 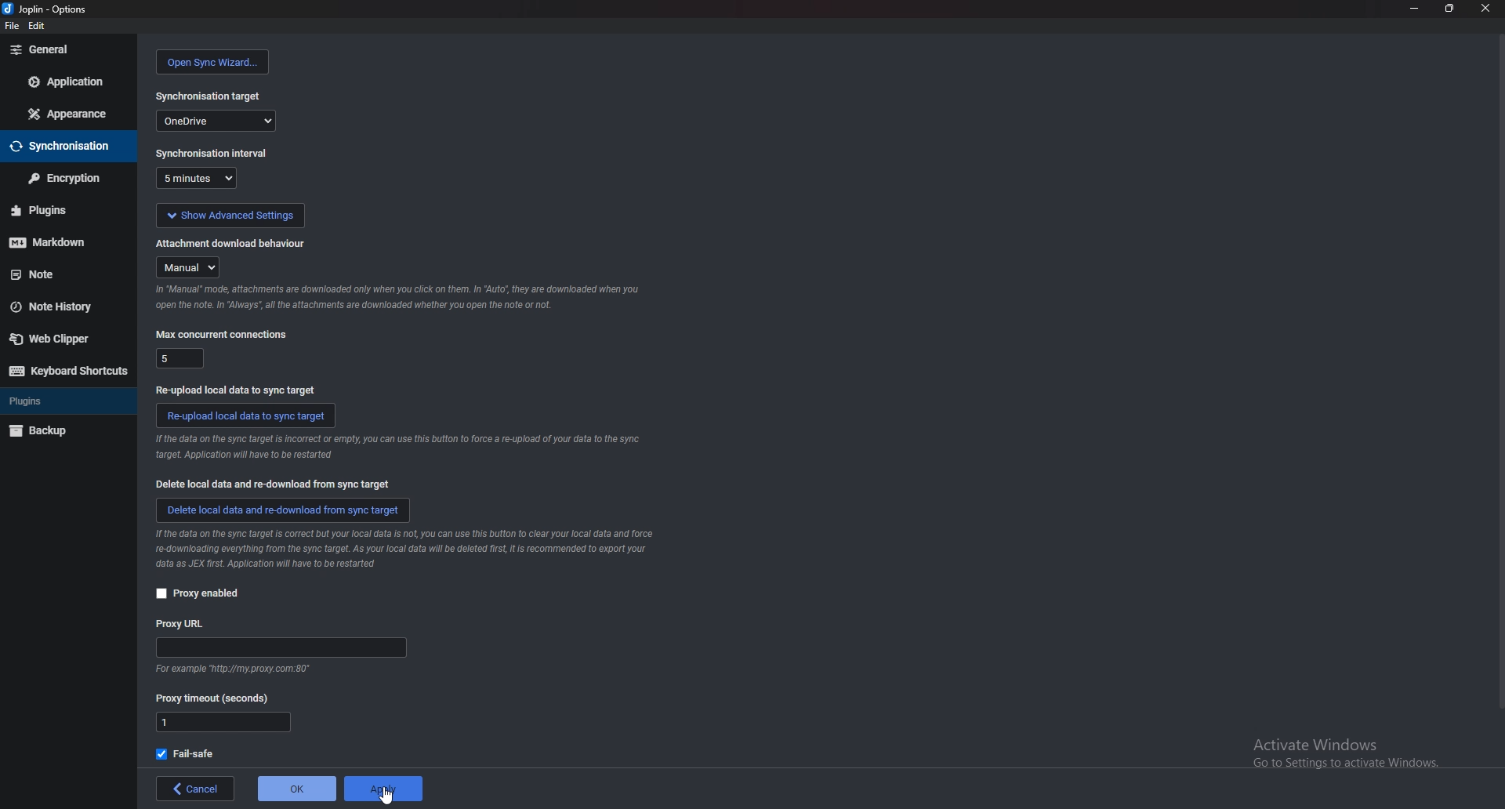 What do you see at coordinates (1347, 746) in the screenshot?
I see `Activate Windows` at bounding box center [1347, 746].